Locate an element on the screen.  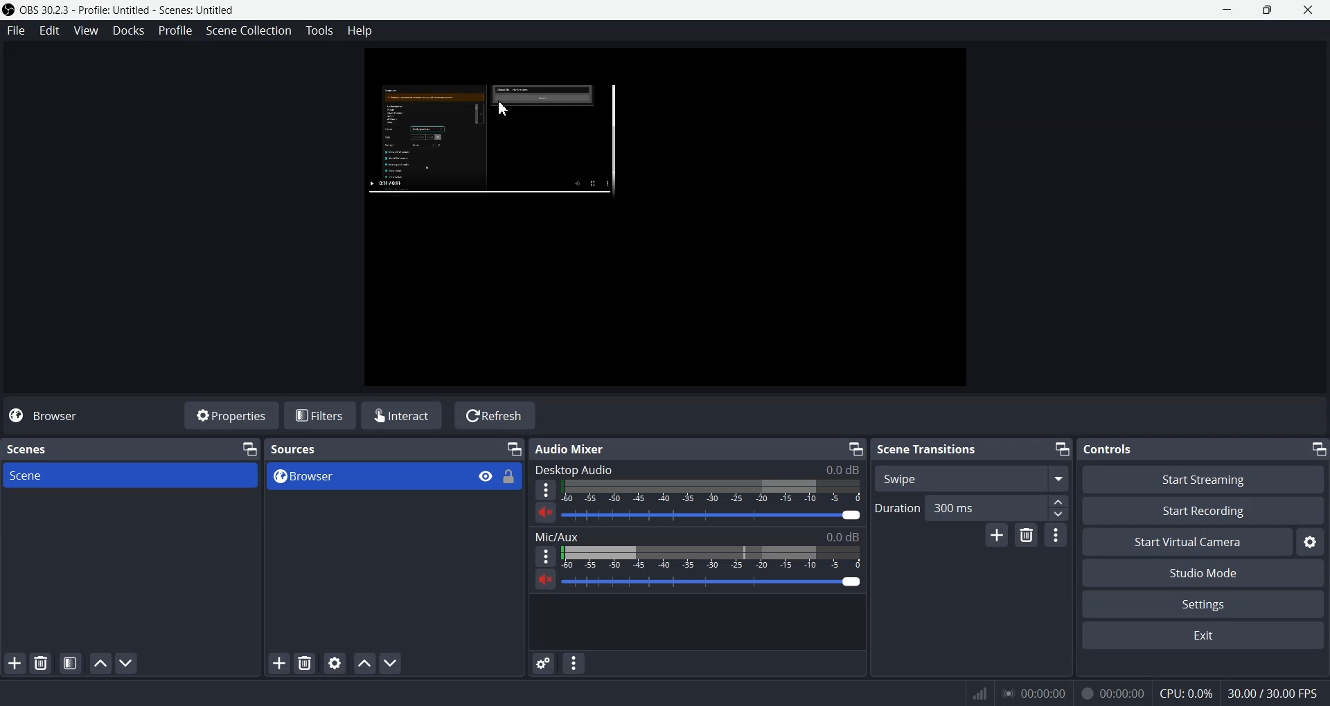
Open scene Filter is located at coordinates (71, 663).